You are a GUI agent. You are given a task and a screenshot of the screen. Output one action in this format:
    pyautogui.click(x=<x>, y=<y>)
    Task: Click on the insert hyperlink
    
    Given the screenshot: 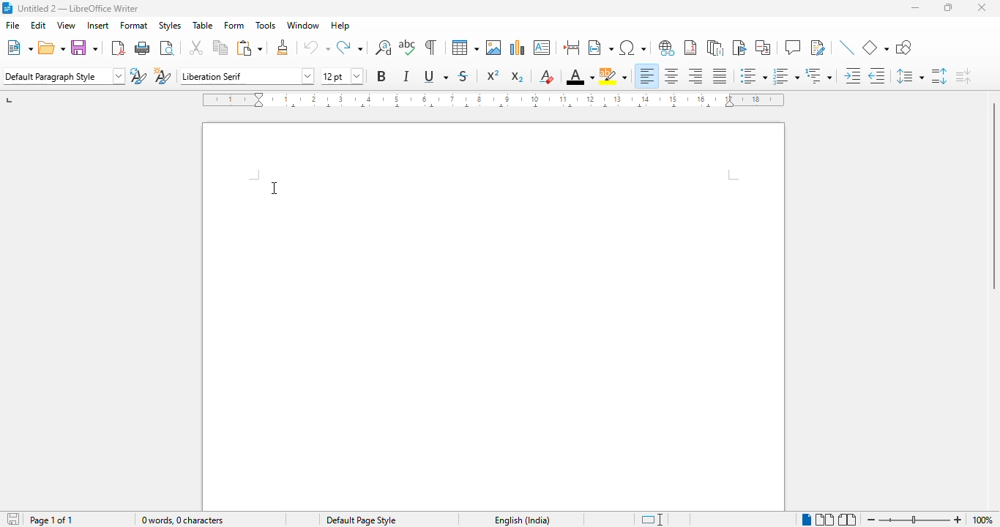 What is the action you would take?
    pyautogui.click(x=667, y=48)
    